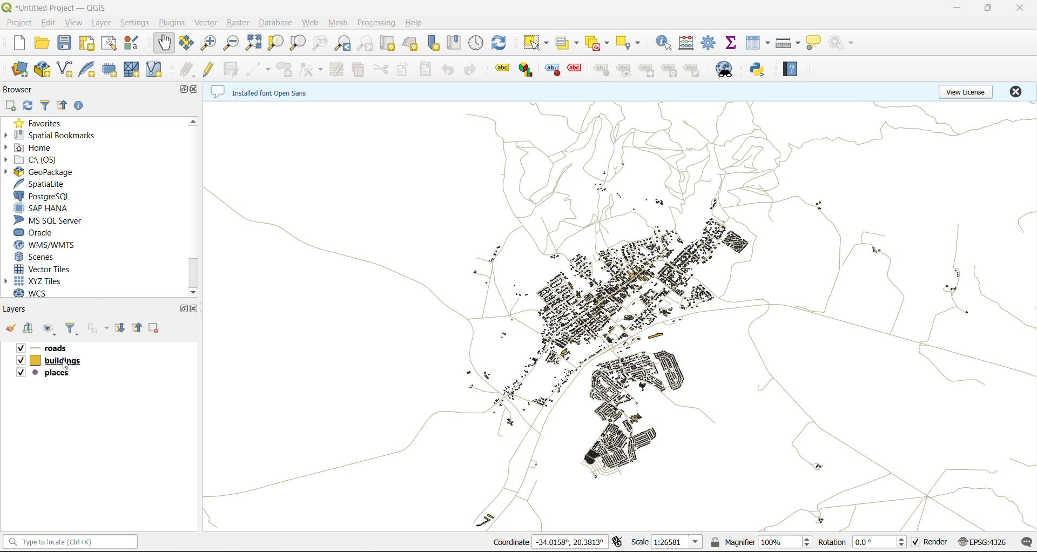 The image size is (1037, 552). I want to click on close, so click(196, 309).